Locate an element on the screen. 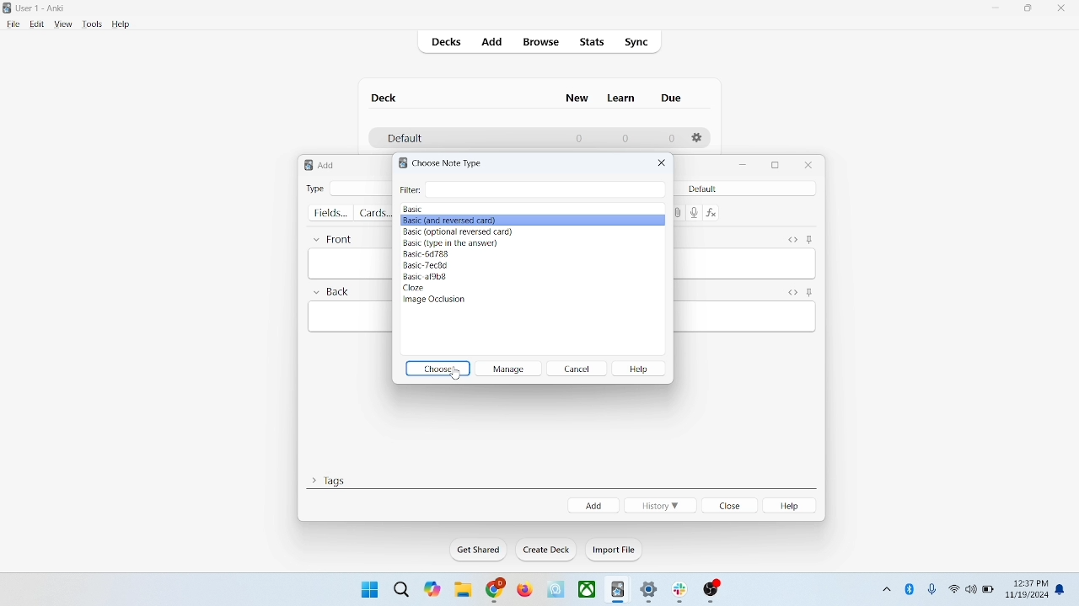 This screenshot has width=1079, height=606. cloze is located at coordinates (415, 289).